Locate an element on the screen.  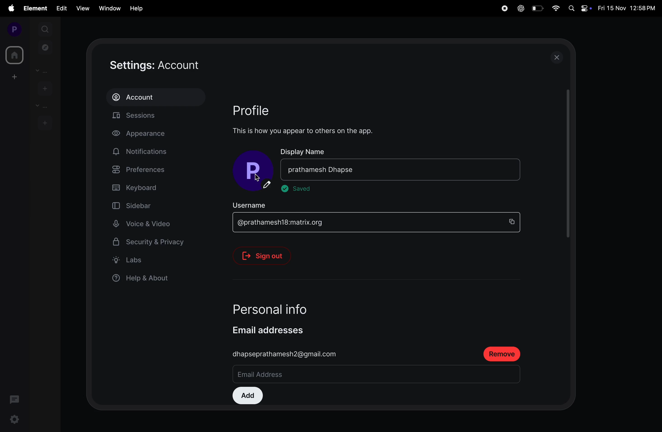
add people is located at coordinates (44, 88).